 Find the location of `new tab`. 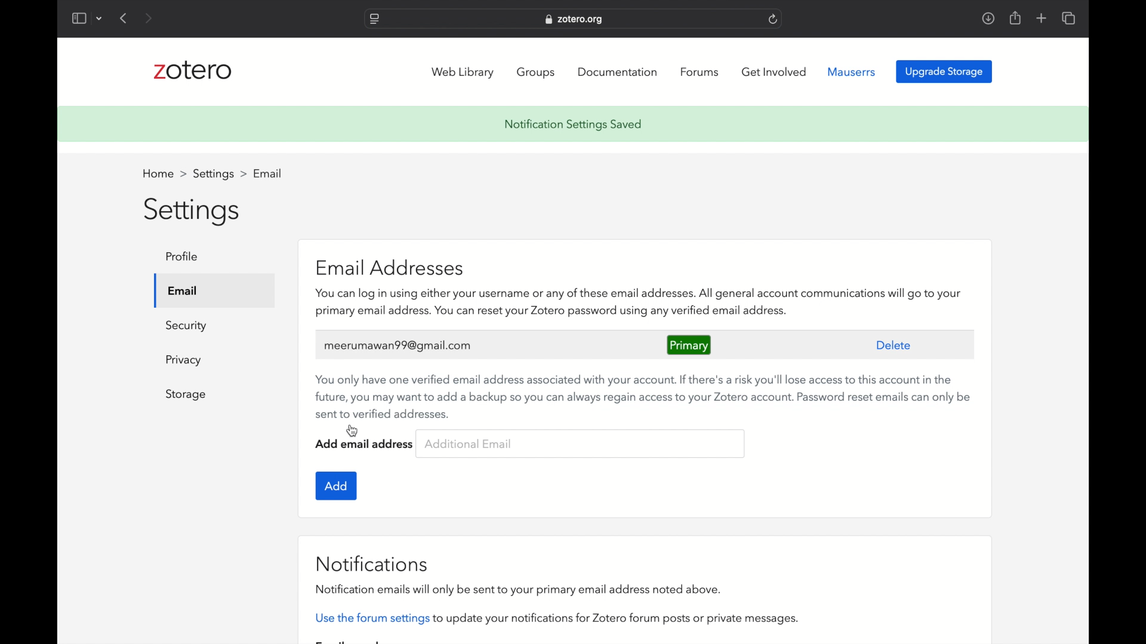

new tab is located at coordinates (1042, 18).